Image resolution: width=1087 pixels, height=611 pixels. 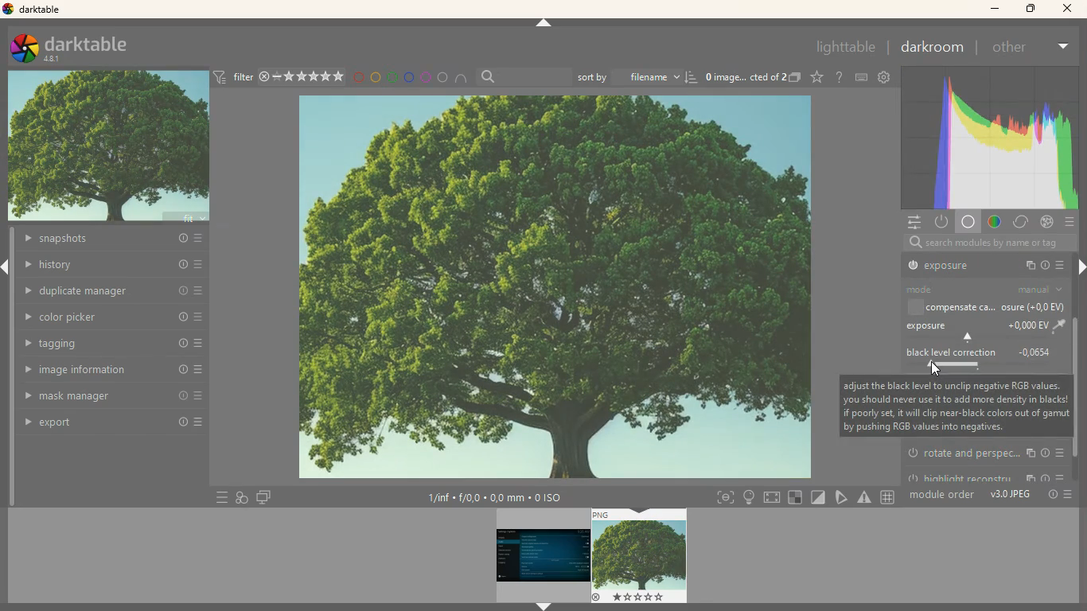 I want to click on v3.0 JPEG, so click(x=1011, y=496).